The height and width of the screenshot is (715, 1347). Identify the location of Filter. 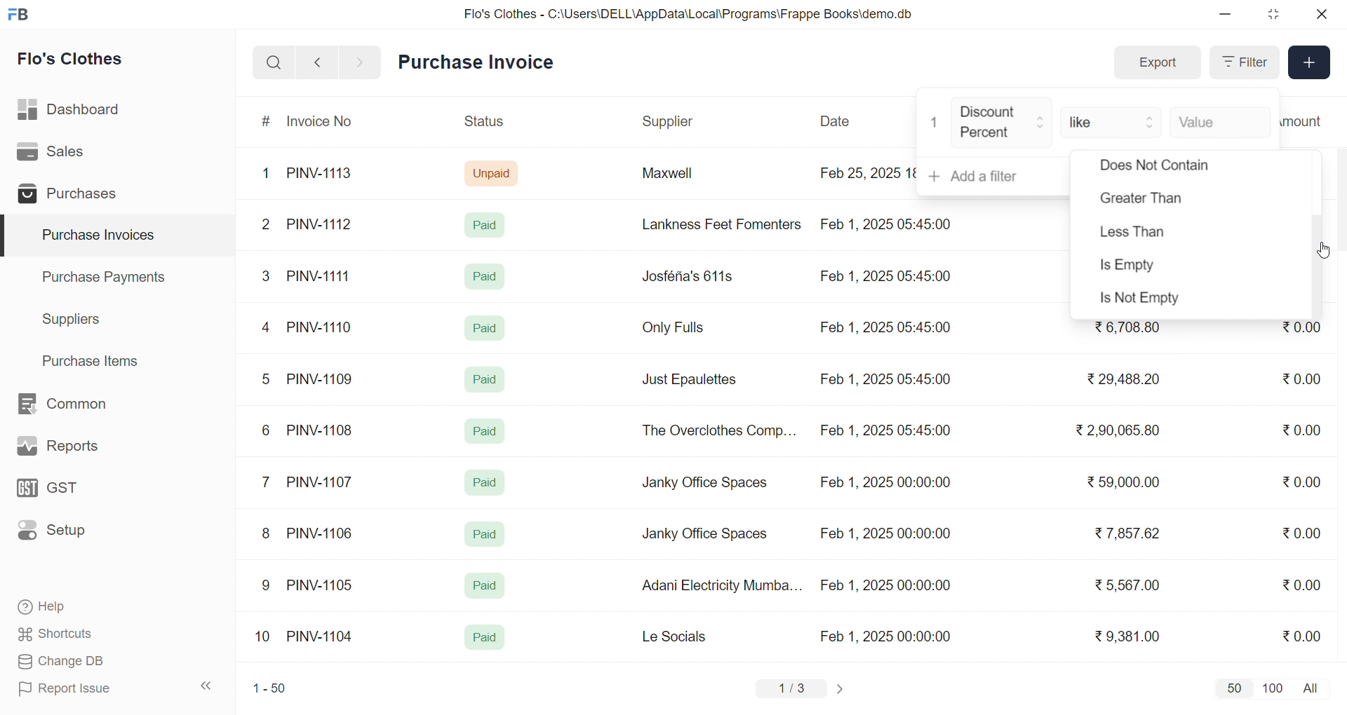
(1243, 62).